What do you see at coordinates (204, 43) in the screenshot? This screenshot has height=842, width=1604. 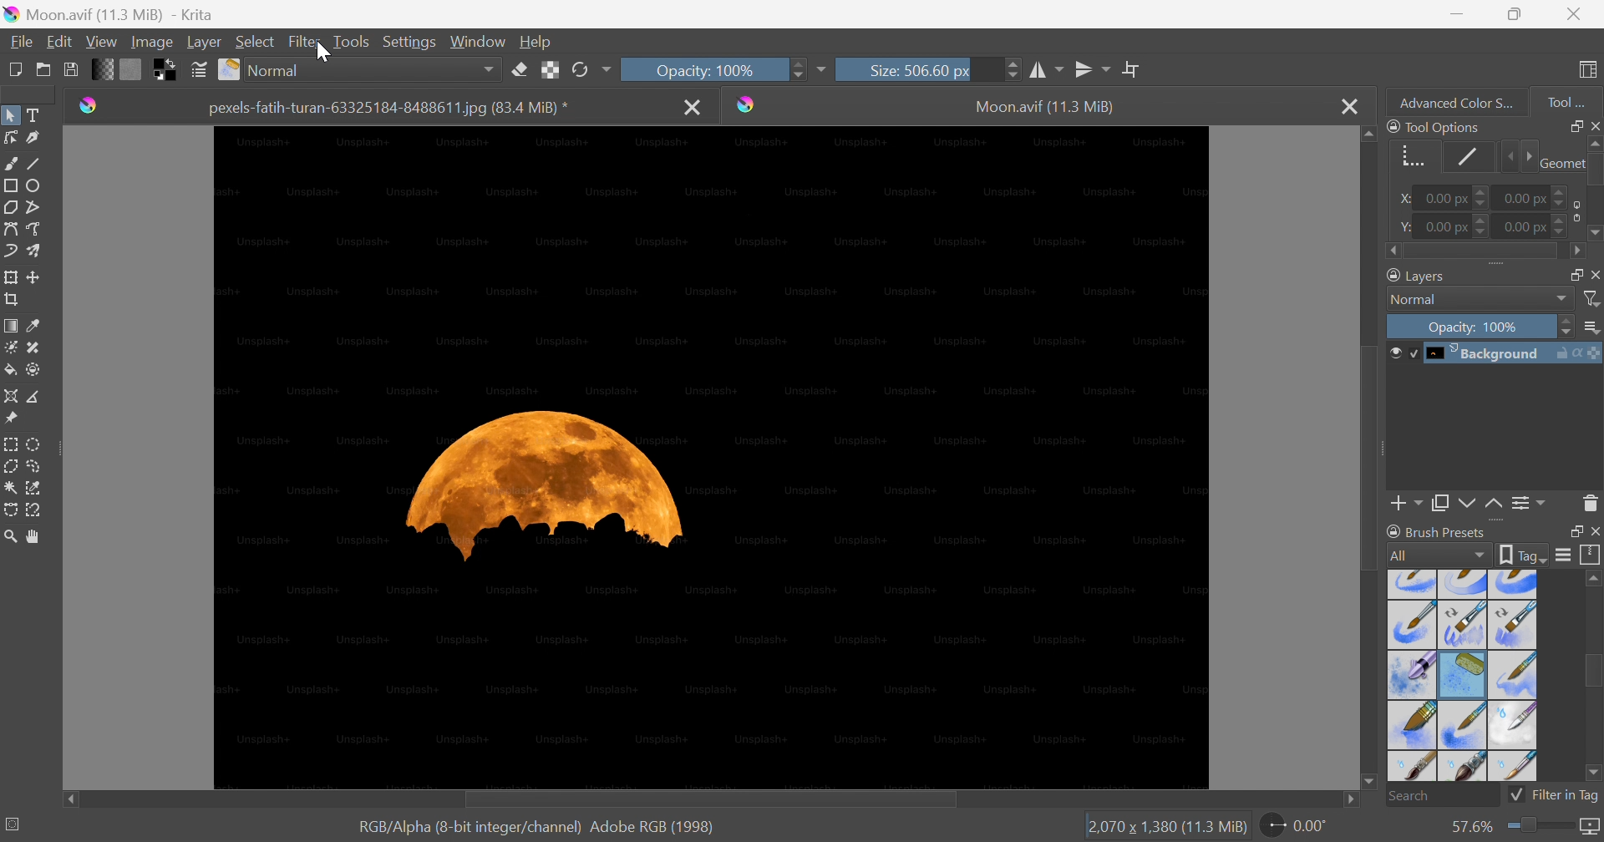 I see `Layer` at bounding box center [204, 43].